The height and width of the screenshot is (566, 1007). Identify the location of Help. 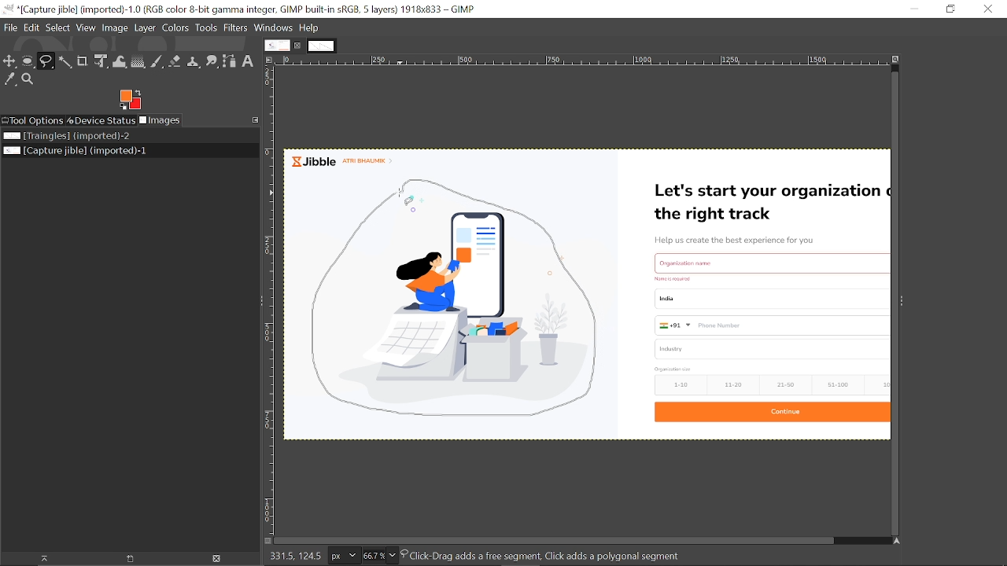
(309, 28).